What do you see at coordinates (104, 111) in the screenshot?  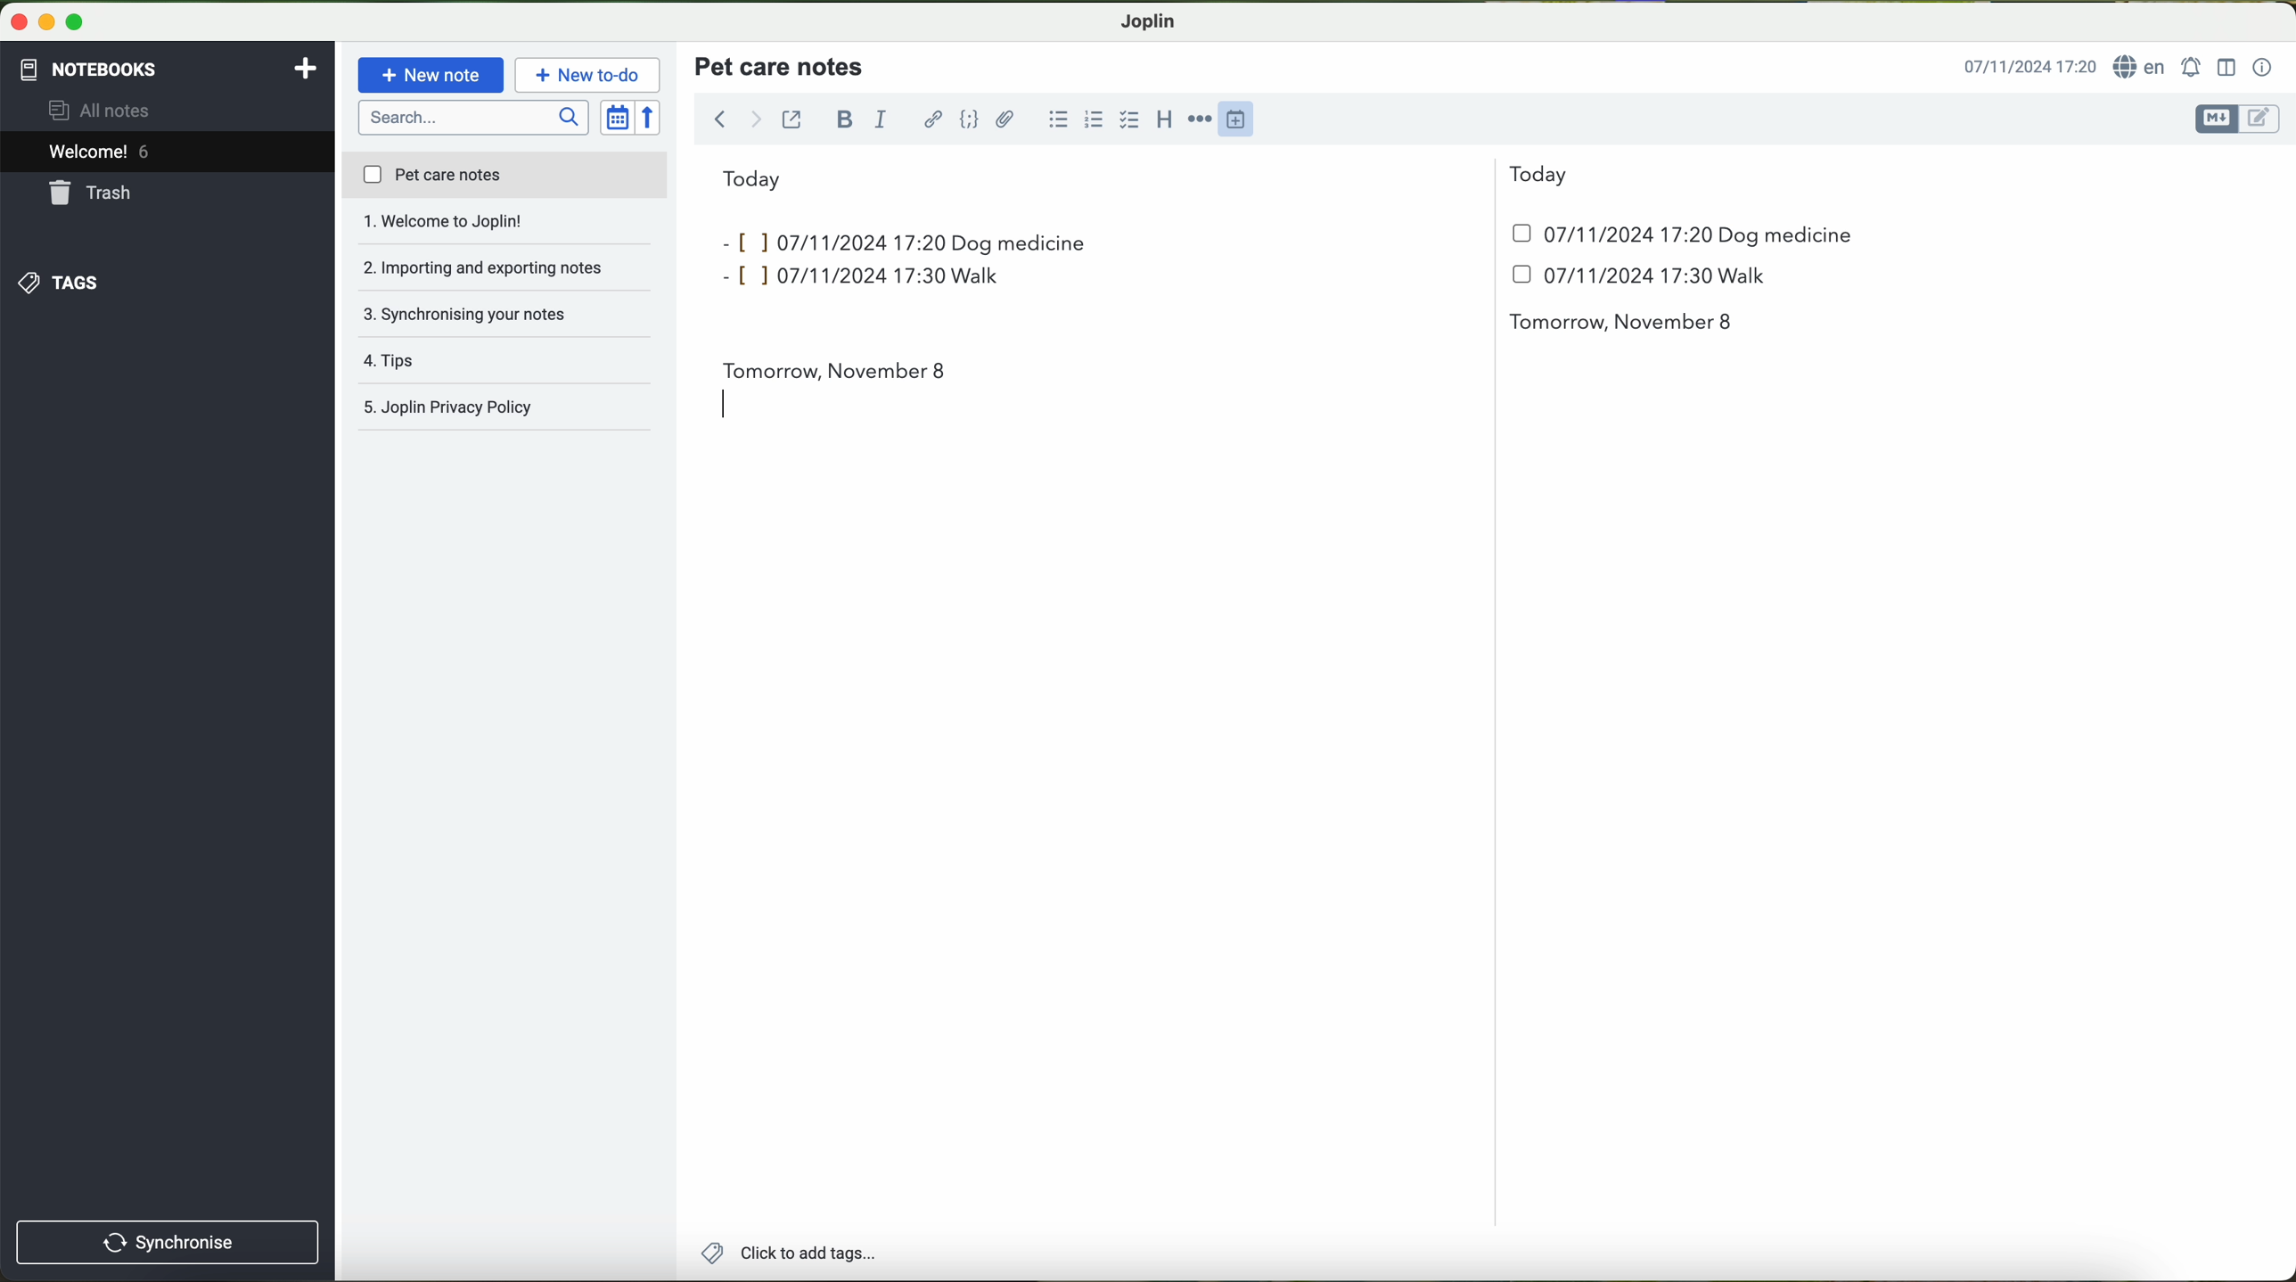 I see `all notes` at bounding box center [104, 111].